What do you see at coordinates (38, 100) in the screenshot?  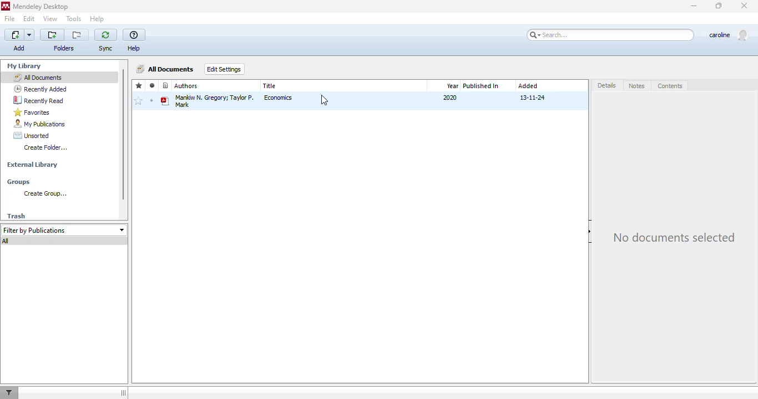 I see `recently read` at bounding box center [38, 100].